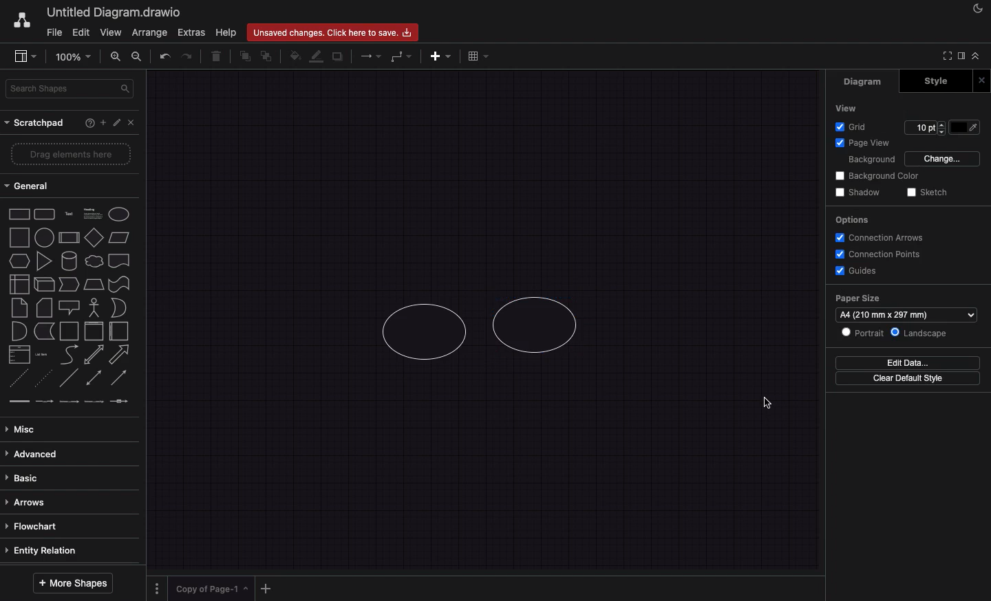 Image resolution: width=991 pixels, height=601 pixels. I want to click on ellipse, so click(119, 215).